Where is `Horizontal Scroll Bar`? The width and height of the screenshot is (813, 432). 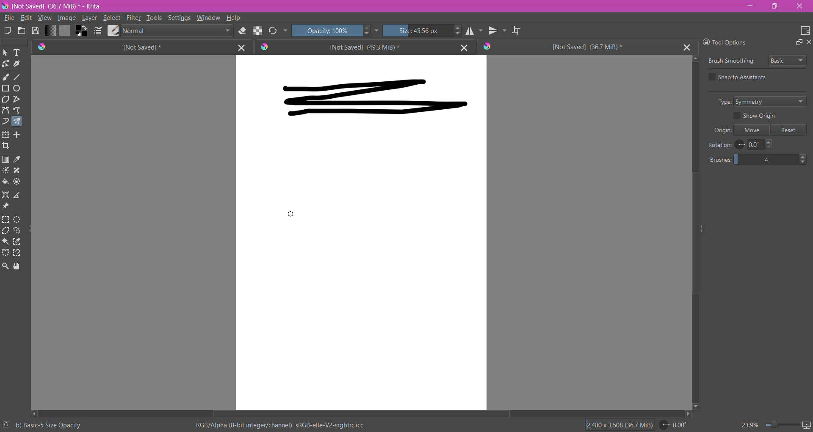
Horizontal Scroll Bar is located at coordinates (361, 414).